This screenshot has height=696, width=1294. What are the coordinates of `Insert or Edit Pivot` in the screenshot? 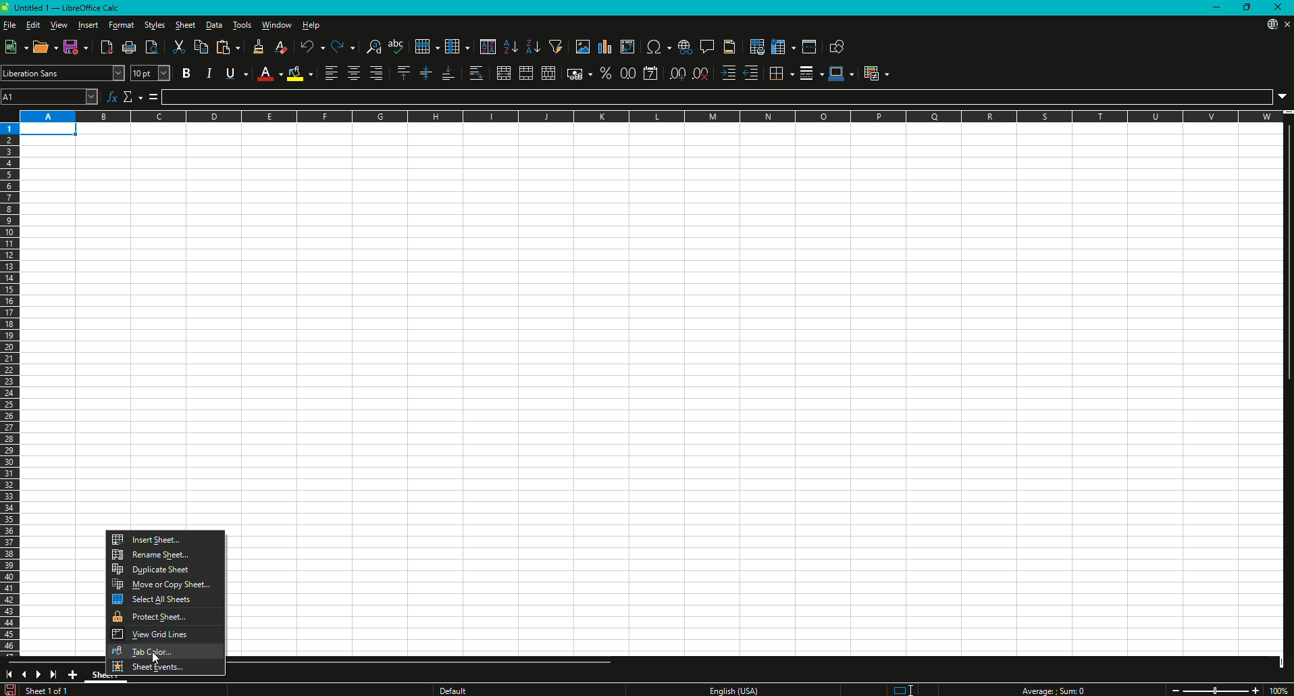 It's located at (627, 47).